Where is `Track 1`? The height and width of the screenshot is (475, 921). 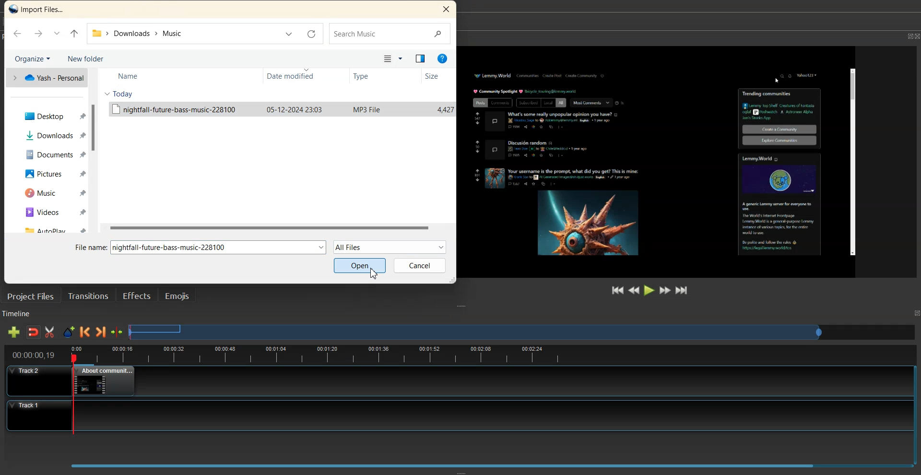
Track 1 is located at coordinates (495, 384).